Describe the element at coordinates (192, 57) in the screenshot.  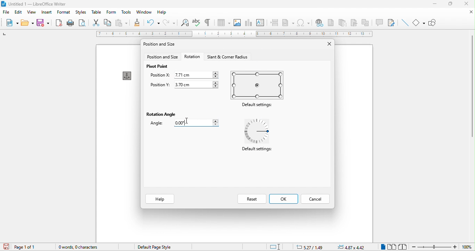
I see `rotation` at that location.